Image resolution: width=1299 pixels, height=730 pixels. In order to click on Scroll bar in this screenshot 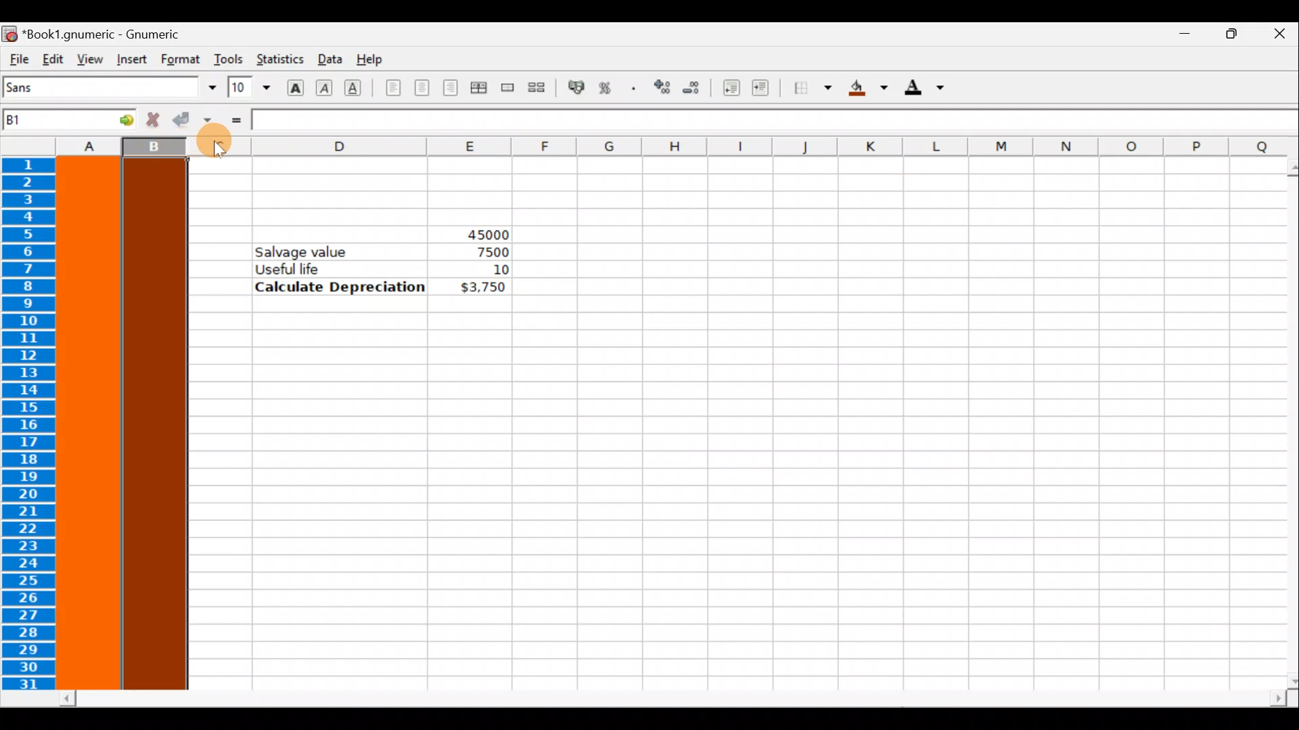, I will do `click(674, 699)`.